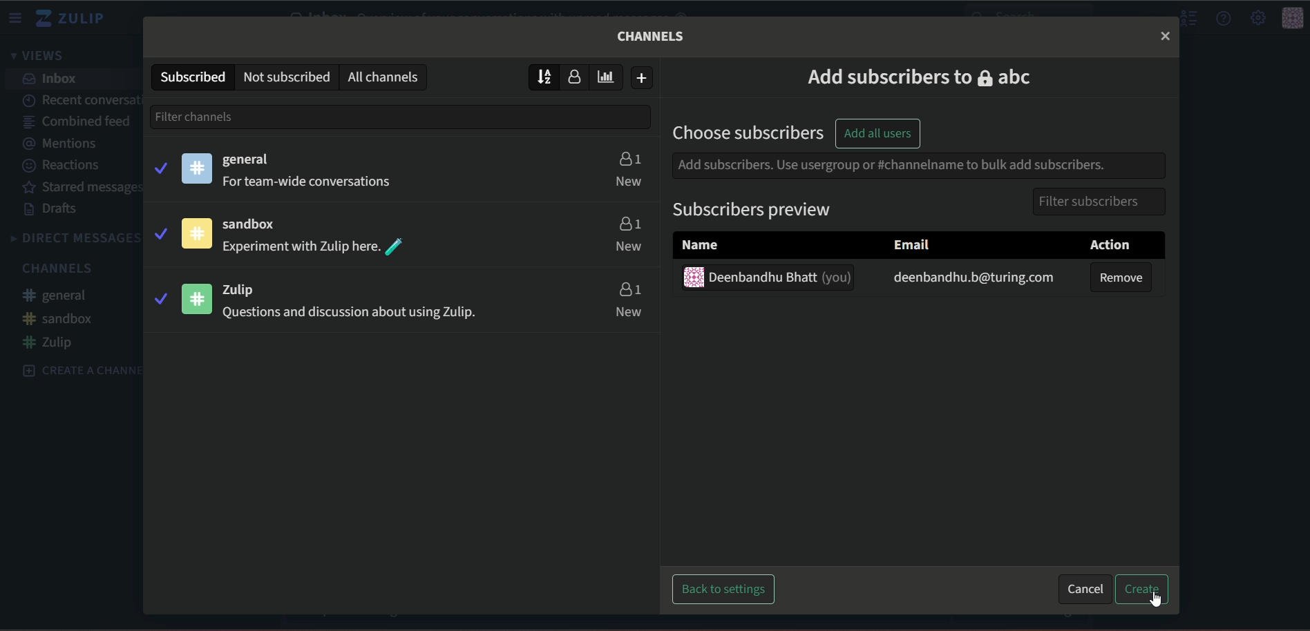  I want to click on sort, so click(544, 76).